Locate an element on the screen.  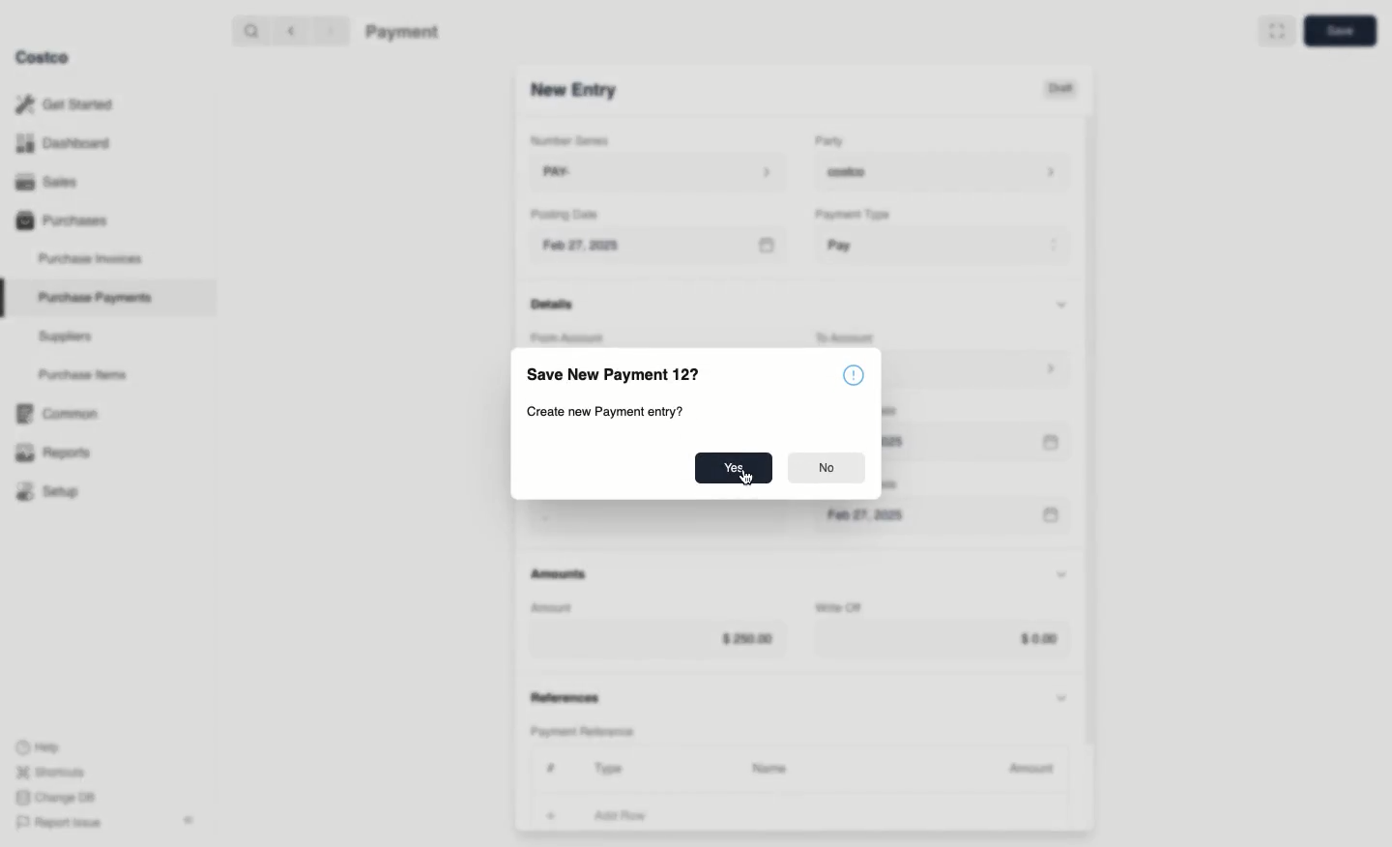
Sales is located at coordinates (53, 182).